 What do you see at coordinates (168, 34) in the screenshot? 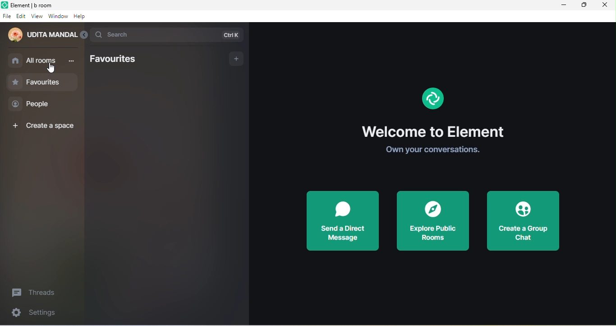
I see `search` at bounding box center [168, 34].